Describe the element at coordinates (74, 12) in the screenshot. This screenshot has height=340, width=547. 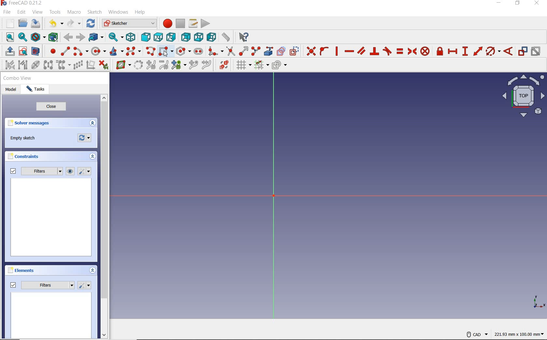
I see `macro` at that location.